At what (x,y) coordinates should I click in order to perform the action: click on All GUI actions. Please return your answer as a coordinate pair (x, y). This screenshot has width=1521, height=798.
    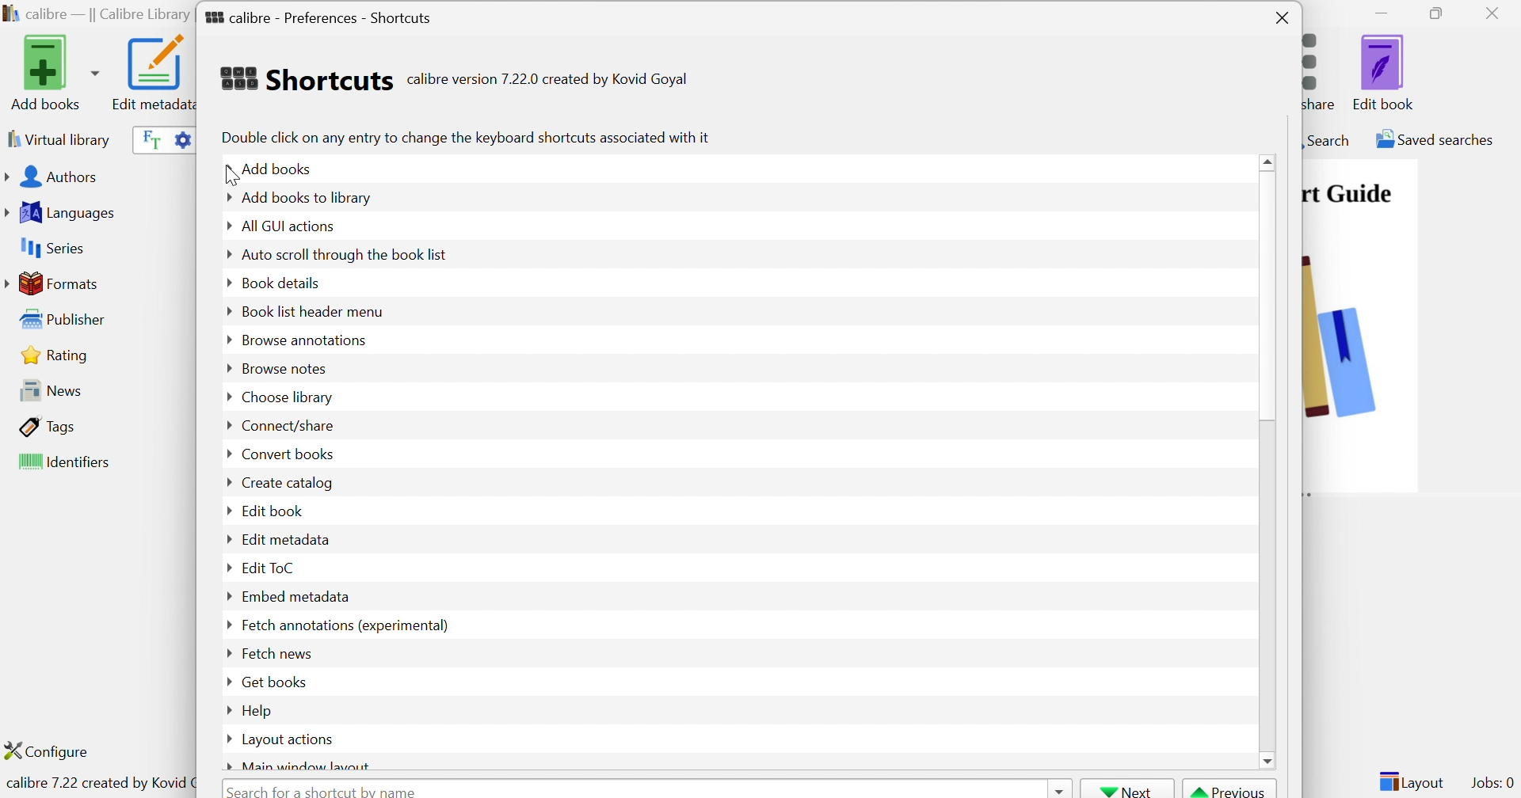
    Looking at the image, I should click on (286, 226).